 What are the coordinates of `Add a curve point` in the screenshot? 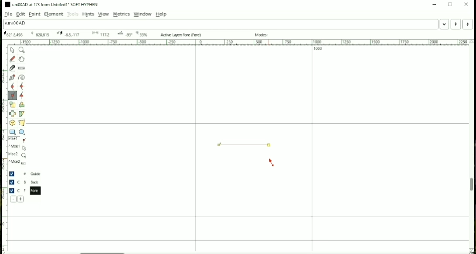 It's located at (12, 86).